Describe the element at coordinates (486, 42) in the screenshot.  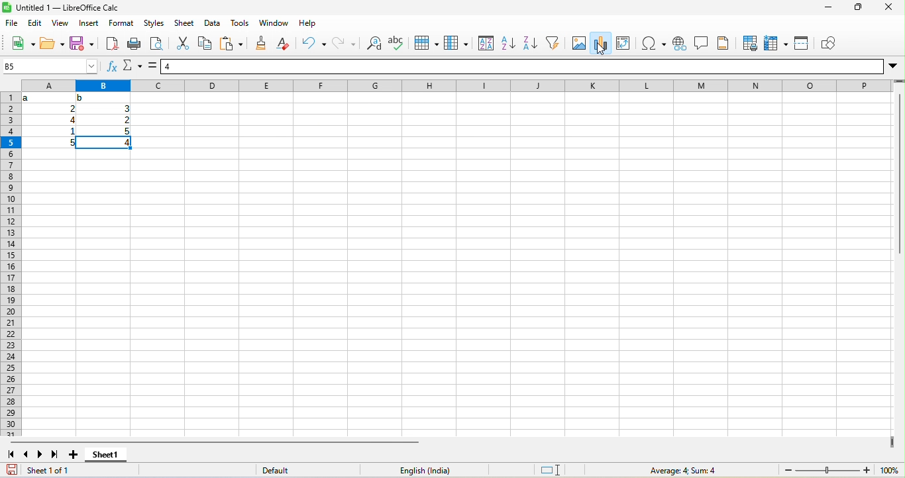
I see `sort` at that location.